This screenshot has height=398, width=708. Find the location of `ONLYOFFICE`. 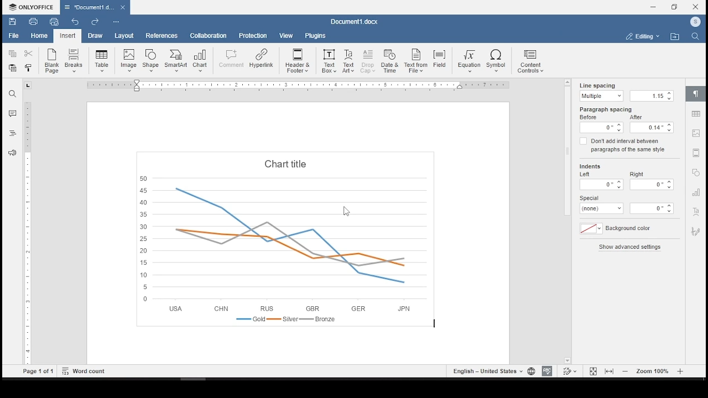

ONLYOFFICE is located at coordinates (31, 6).